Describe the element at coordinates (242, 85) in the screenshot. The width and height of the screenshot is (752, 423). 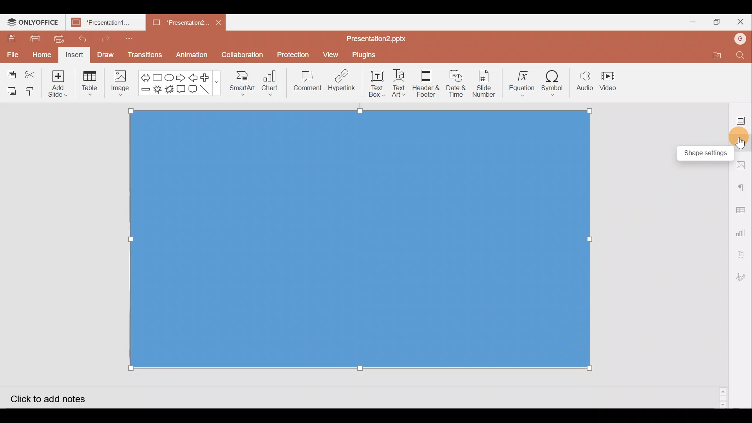
I see `SmartArt` at that location.